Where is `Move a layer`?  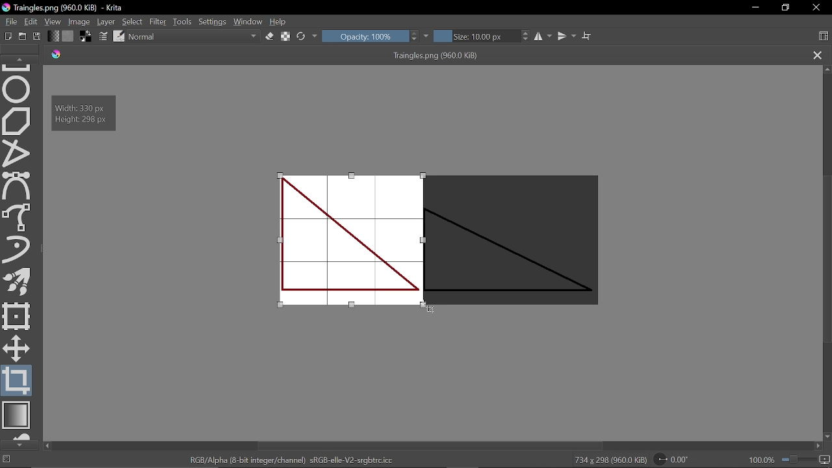 Move a layer is located at coordinates (15, 347).